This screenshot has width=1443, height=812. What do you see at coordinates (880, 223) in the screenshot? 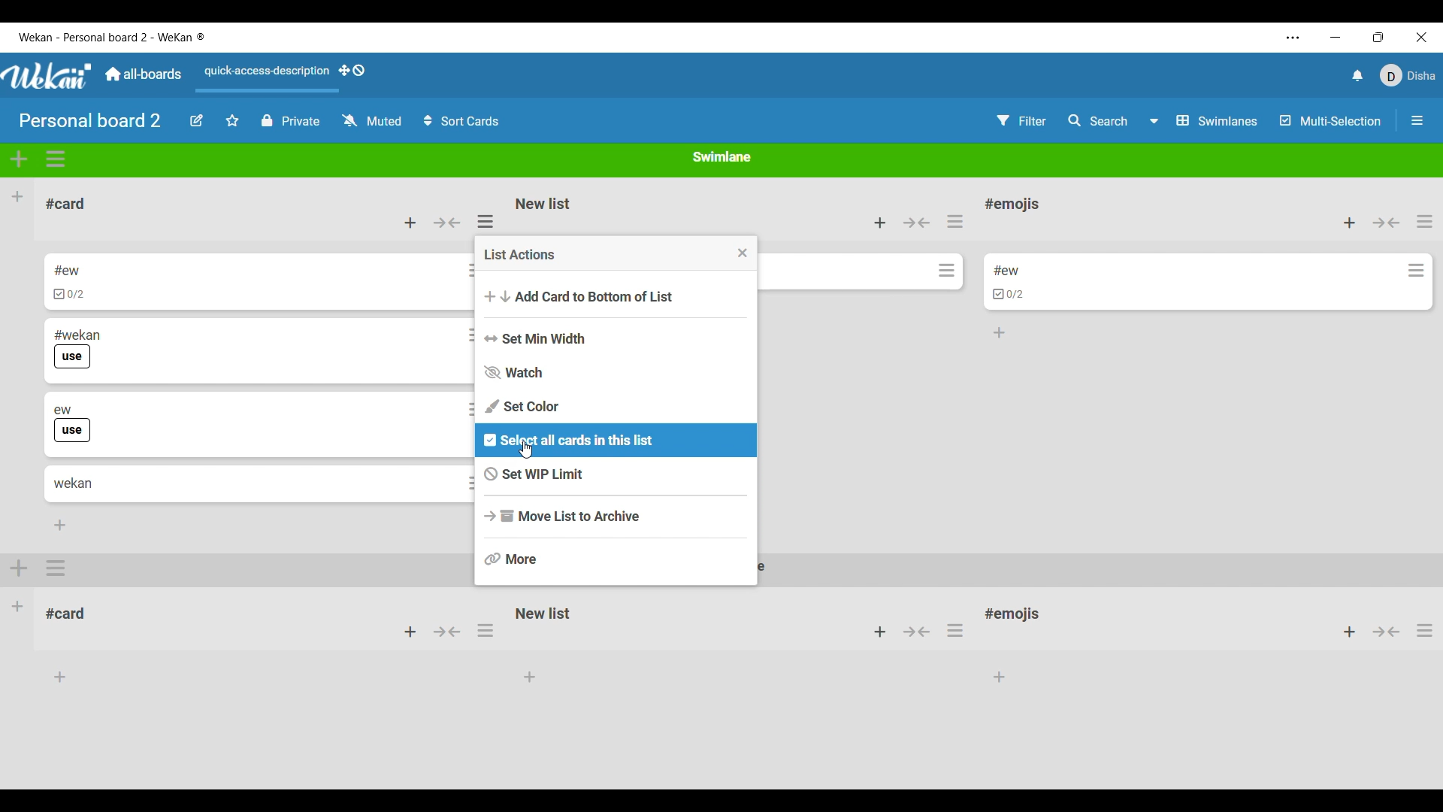
I see `Add card to top of this list` at bounding box center [880, 223].